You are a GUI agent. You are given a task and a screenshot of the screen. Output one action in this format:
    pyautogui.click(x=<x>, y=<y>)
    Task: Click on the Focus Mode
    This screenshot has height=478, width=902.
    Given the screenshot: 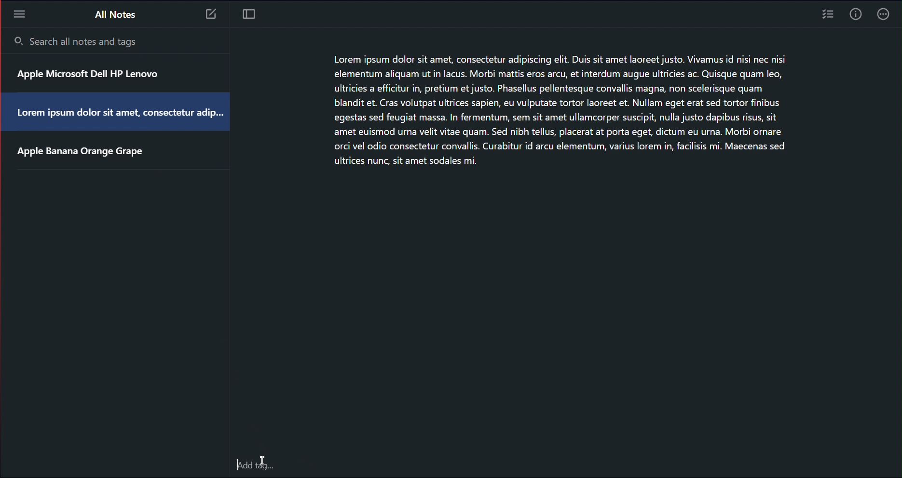 What is the action you would take?
    pyautogui.click(x=250, y=14)
    